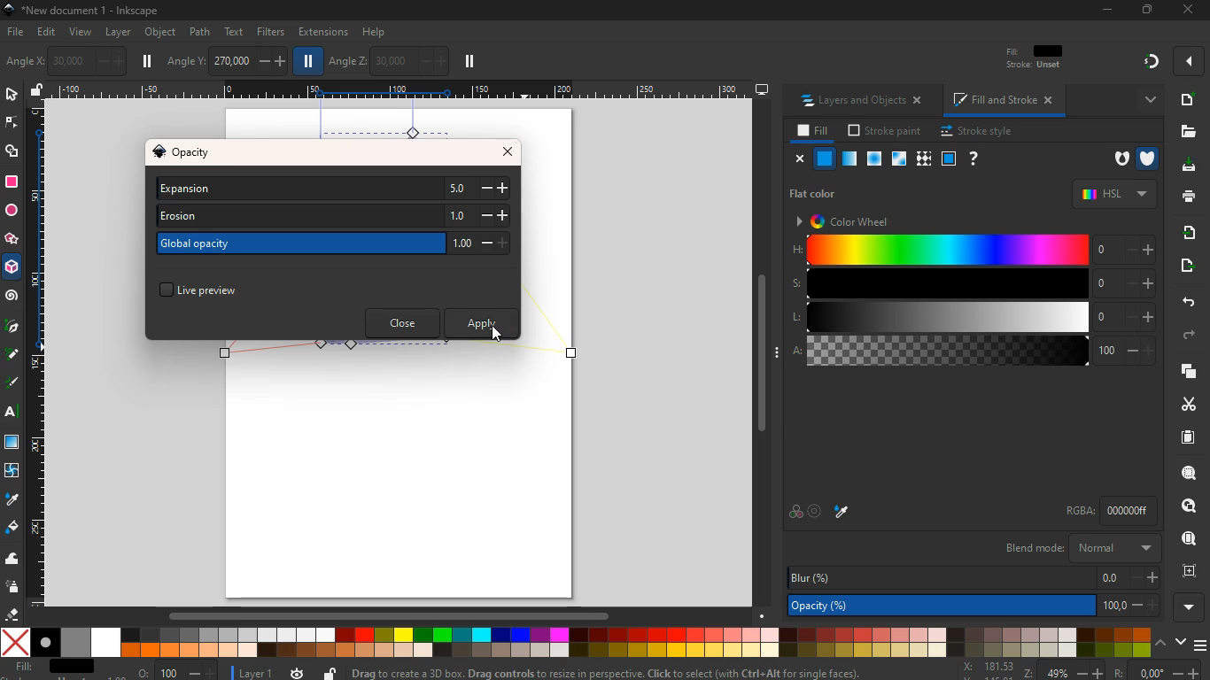 The height and width of the screenshot is (680, 1210). Describe the element at coordinates (236, 31) in the screenshot. I see `text` at that location.